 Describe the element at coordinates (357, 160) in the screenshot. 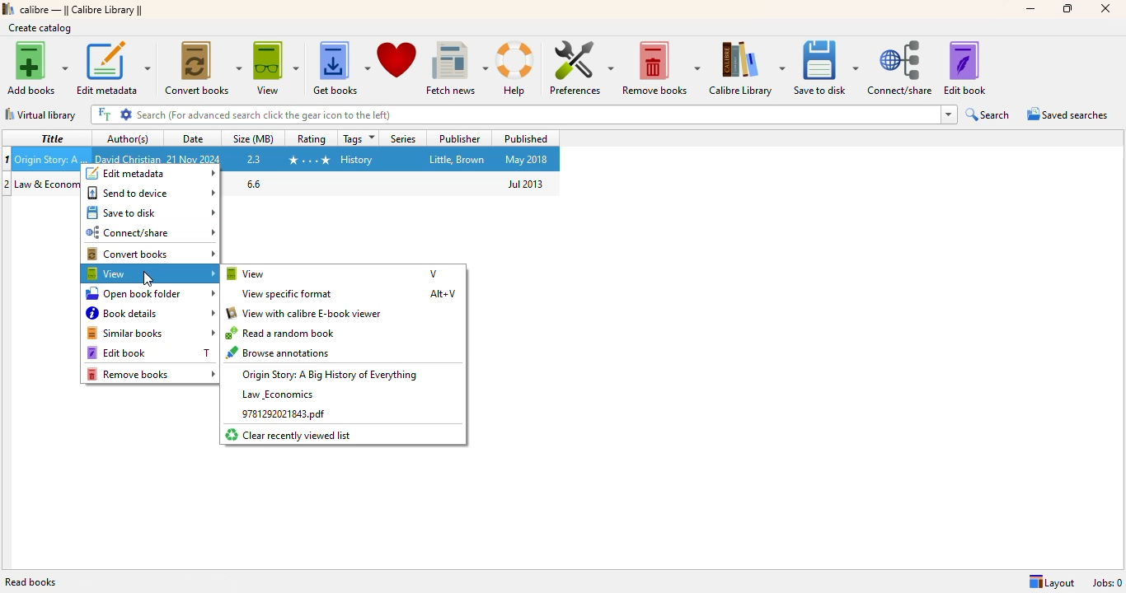

I see `tag` at that location.